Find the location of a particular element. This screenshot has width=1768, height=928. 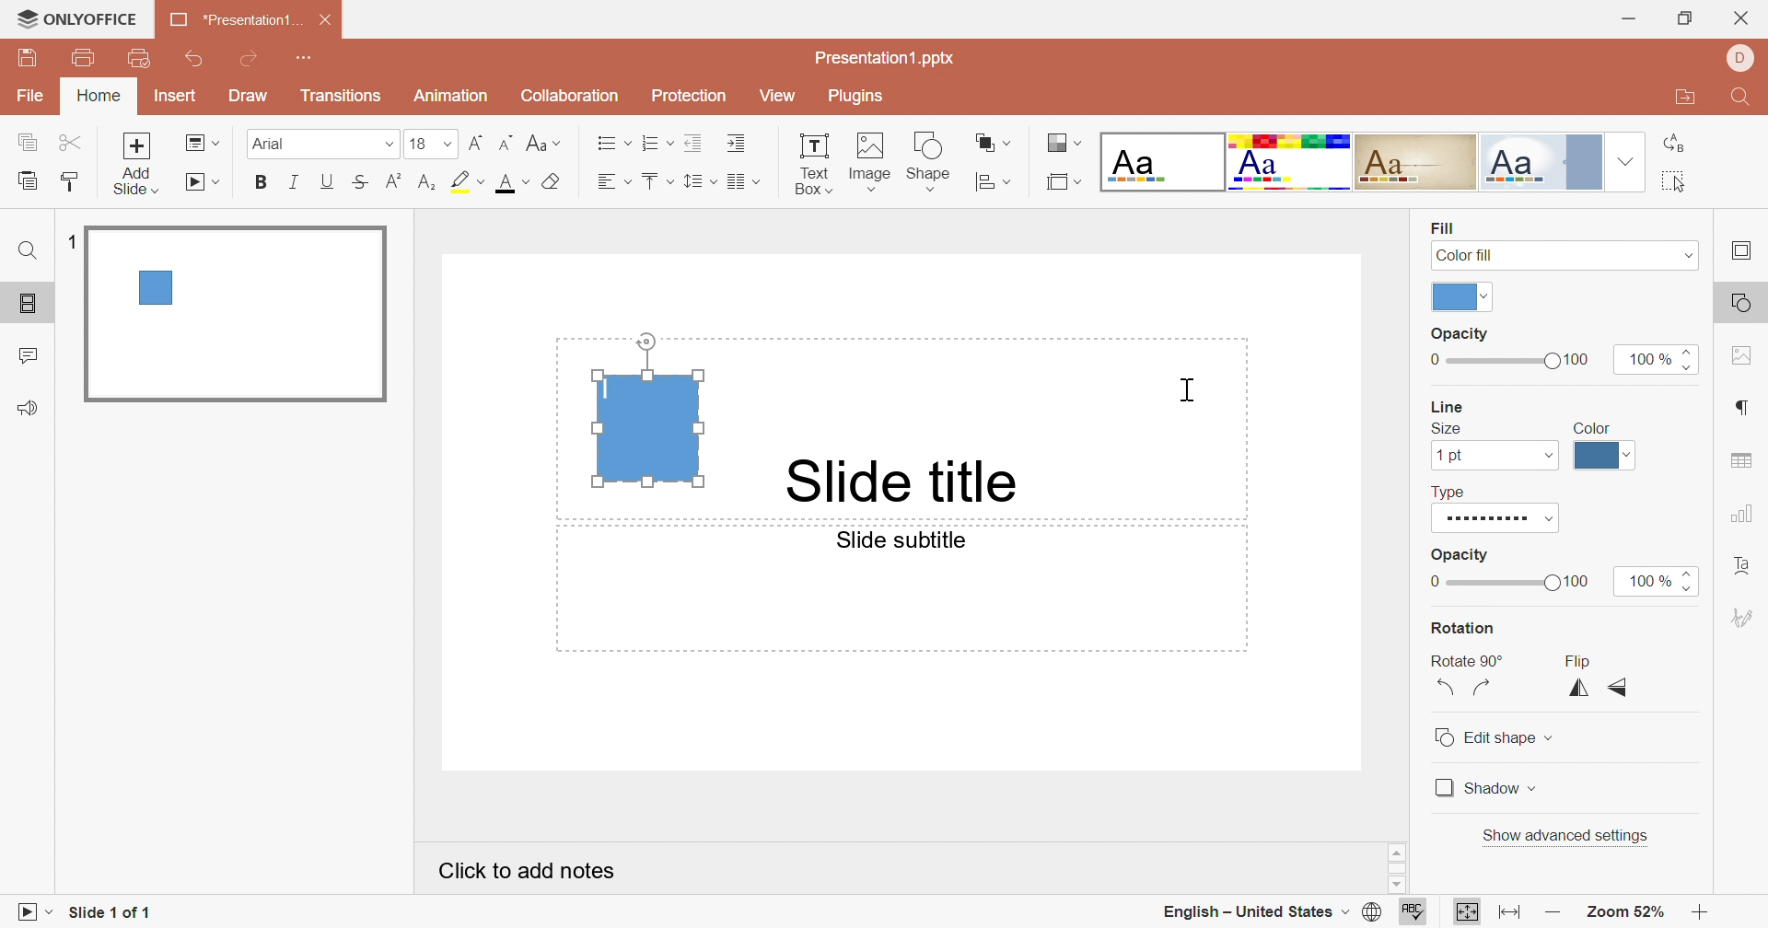

0 is located at coordinates (1434, 583).